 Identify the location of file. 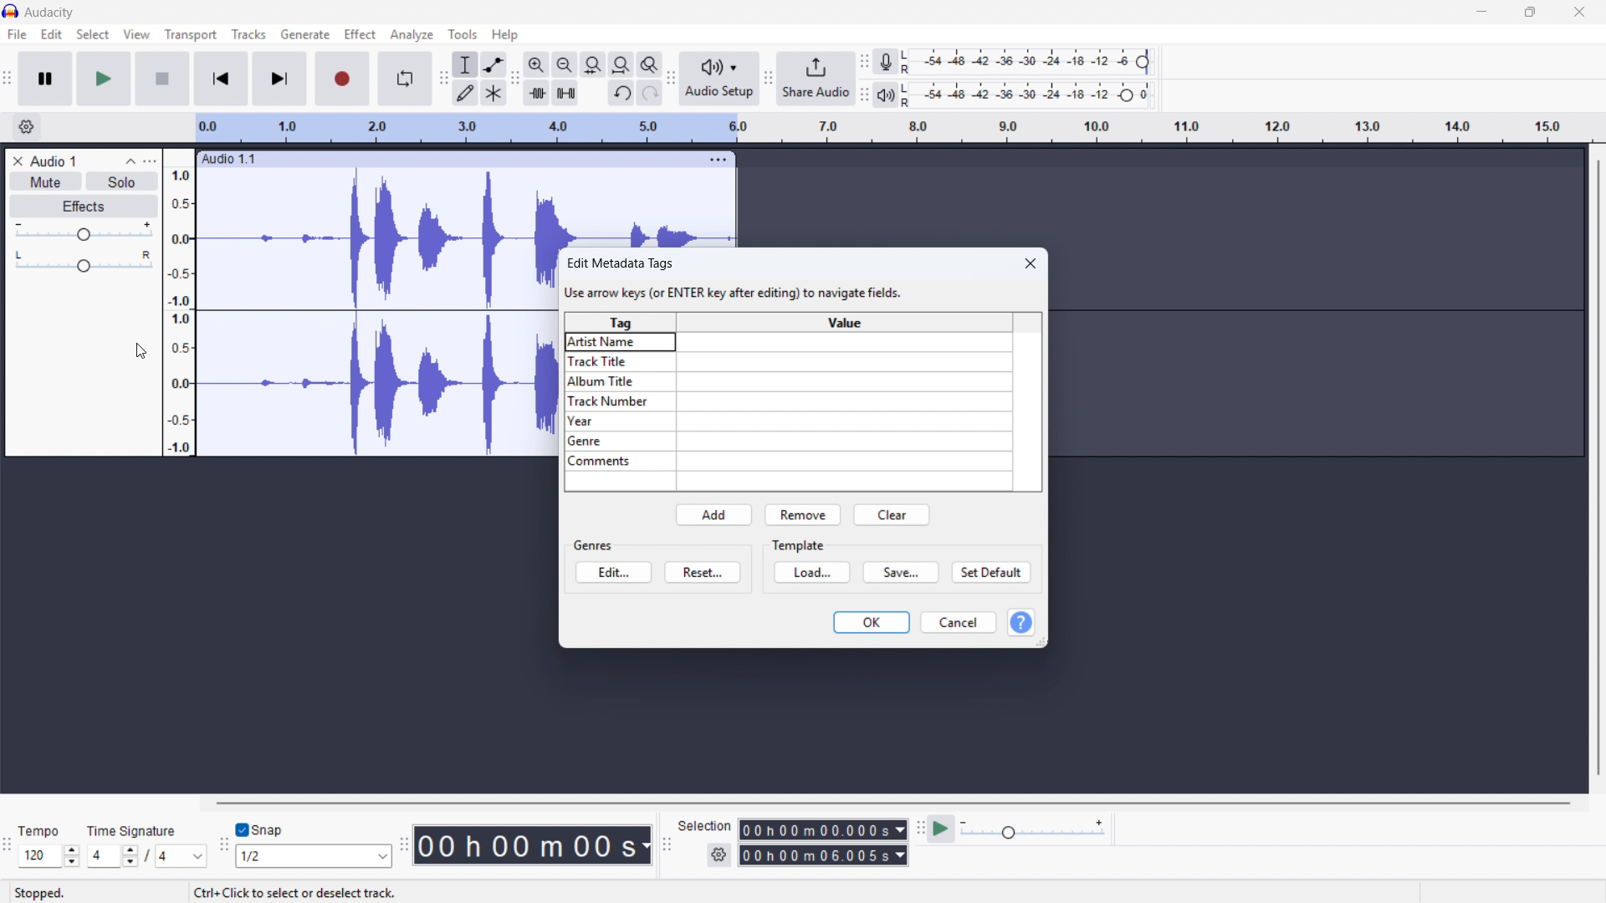
(18, 35).